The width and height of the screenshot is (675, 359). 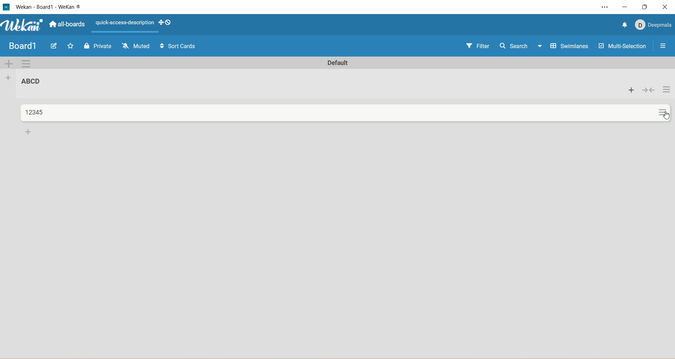 What do you see at coordinates (625, 25) in the screenshot?
I see `notification` at bounding box center [625, 25].